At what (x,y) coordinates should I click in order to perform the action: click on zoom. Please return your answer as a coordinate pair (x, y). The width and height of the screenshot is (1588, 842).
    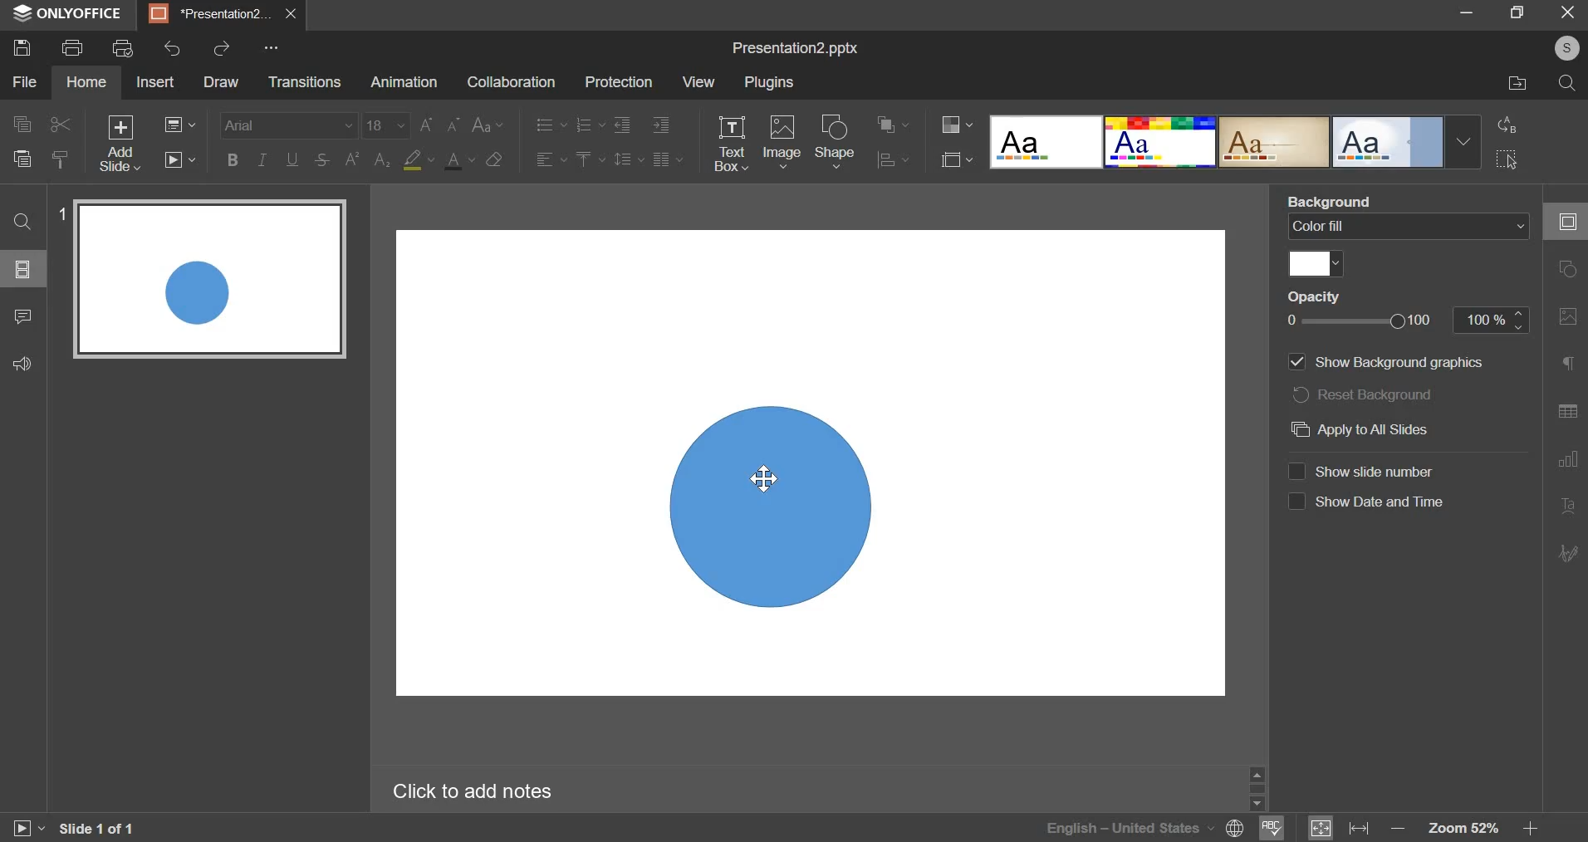
    Looking at the image, I should click on (1462, 829).